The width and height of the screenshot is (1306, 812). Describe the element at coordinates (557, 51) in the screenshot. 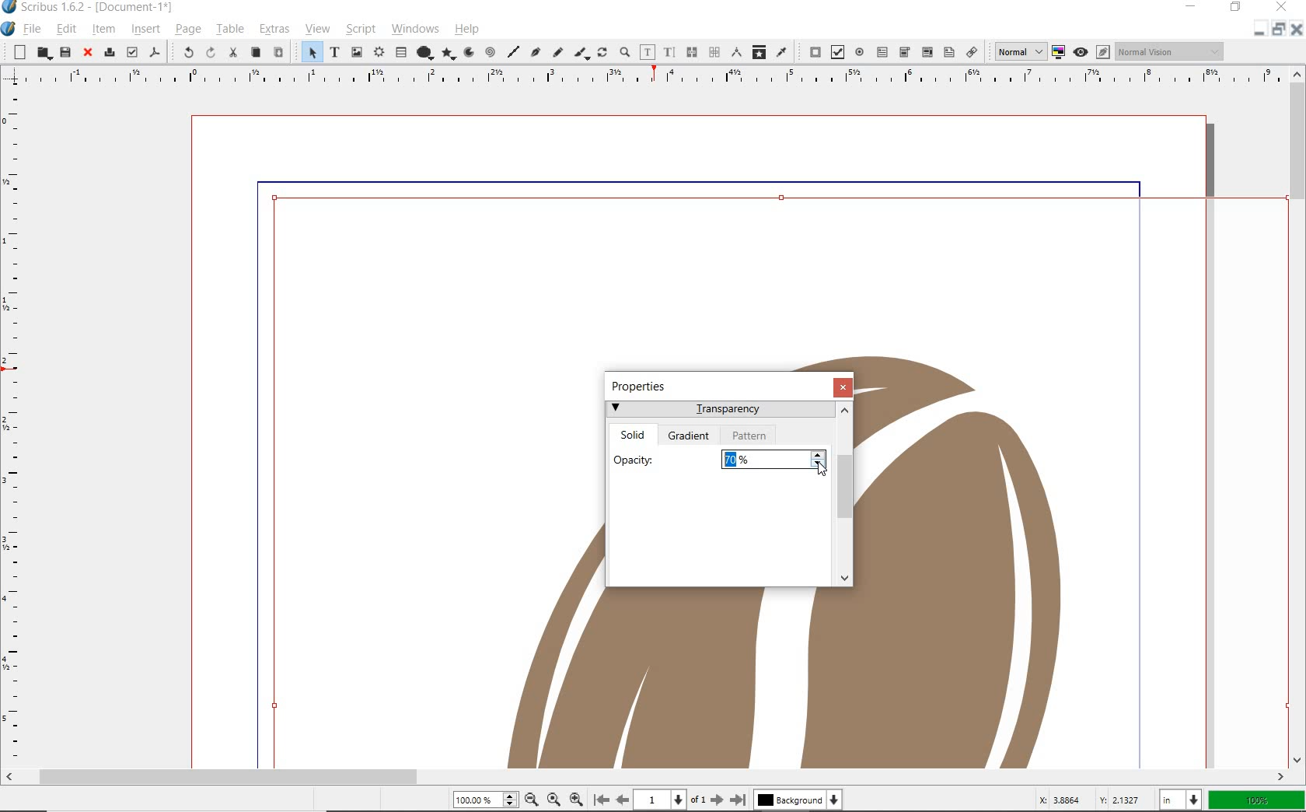

I see `freehand line` at that location.